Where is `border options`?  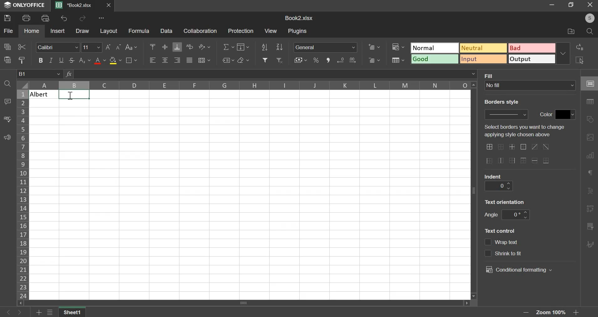 border options is located at coordinates (519, 154).